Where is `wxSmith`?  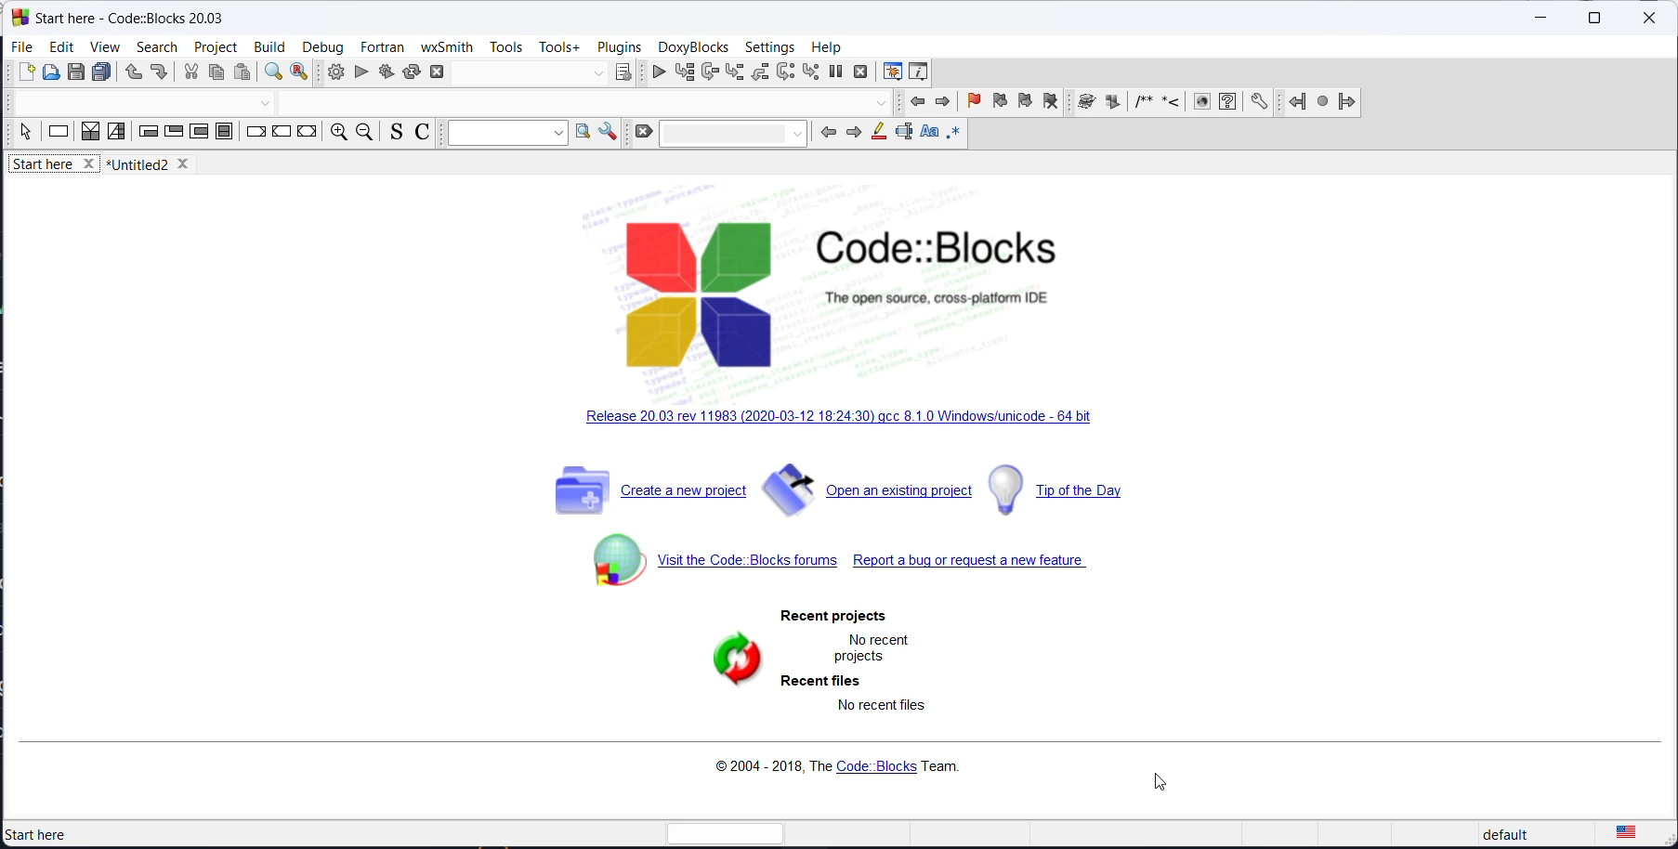
wxSmith is located at coordinates (446, 46).